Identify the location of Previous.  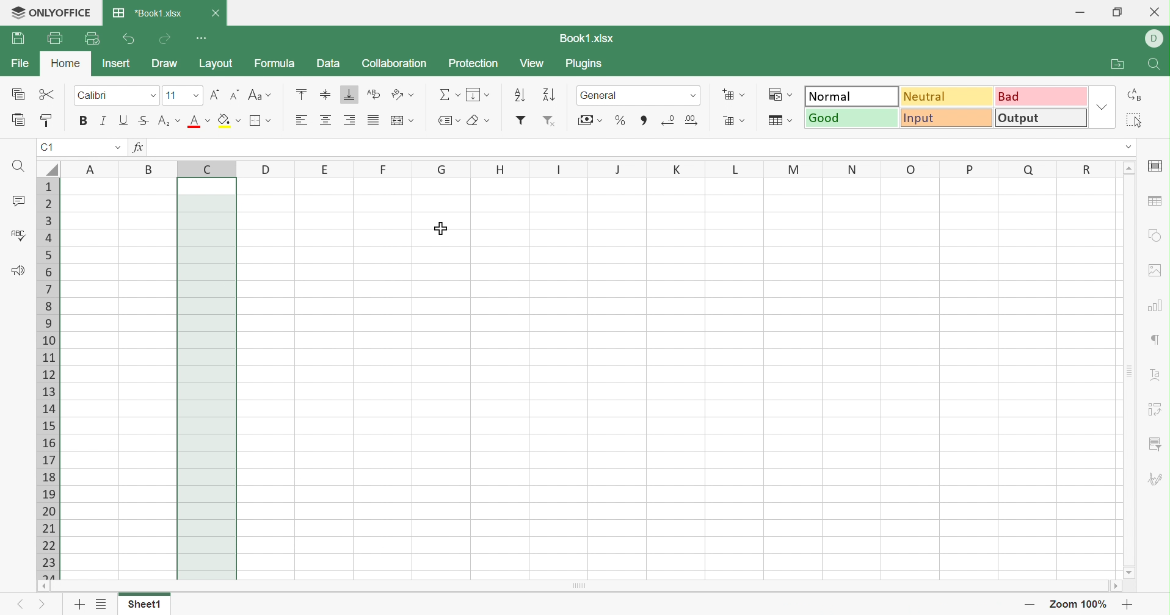
(23, 605).